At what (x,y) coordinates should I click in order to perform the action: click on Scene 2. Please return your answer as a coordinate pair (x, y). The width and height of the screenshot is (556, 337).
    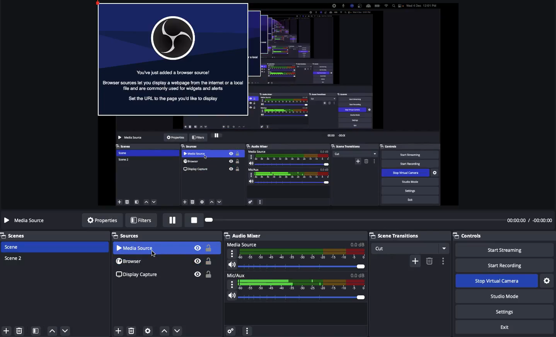
    Looking at the image, I should click on (14, 258).